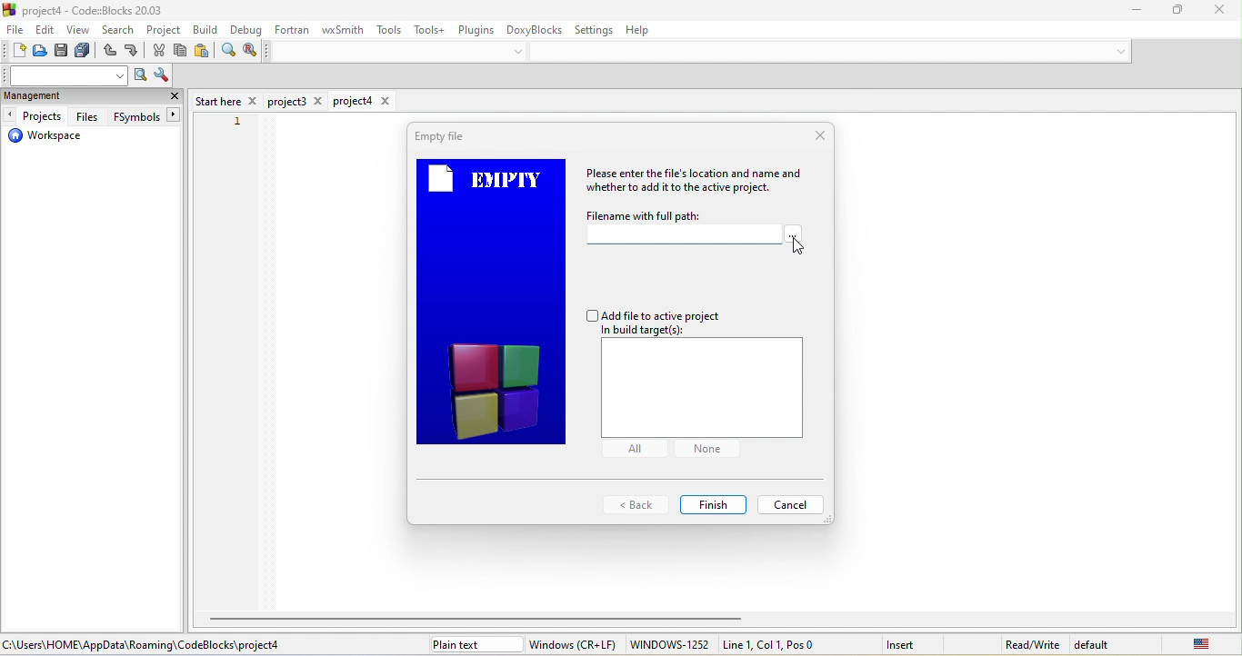 The height and width of the screenshot is (656, 1242). Describe the element at coordinates (160, 52) in the screenshot. I see `cut` at that location.